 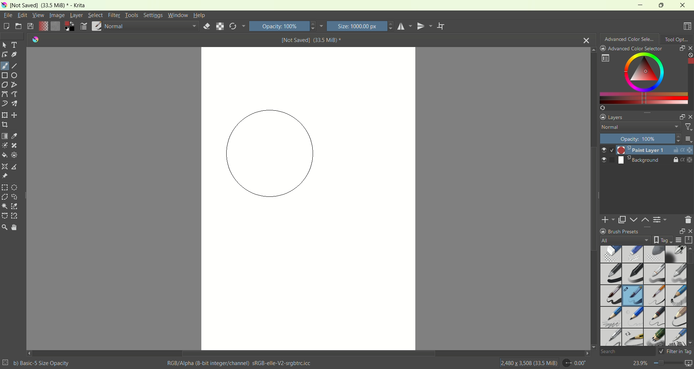 I want to click on zoom, so click(x=4, y=227).